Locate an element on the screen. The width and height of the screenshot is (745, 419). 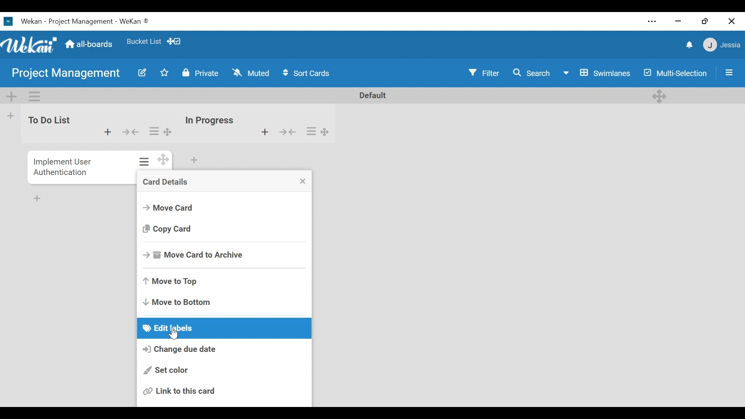
minimize is located at coordinates (679, 22).